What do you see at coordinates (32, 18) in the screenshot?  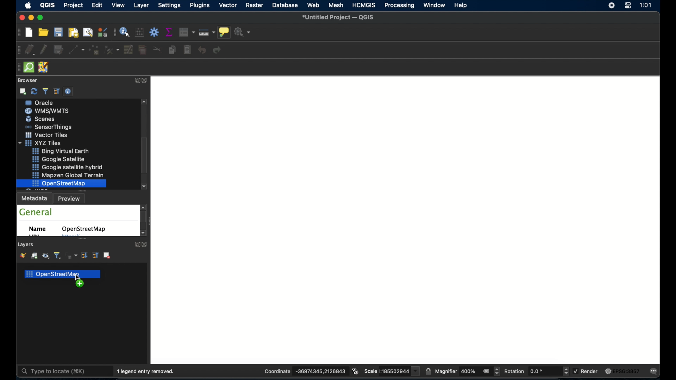 I see `minimize` at bounding box center [32, 18].